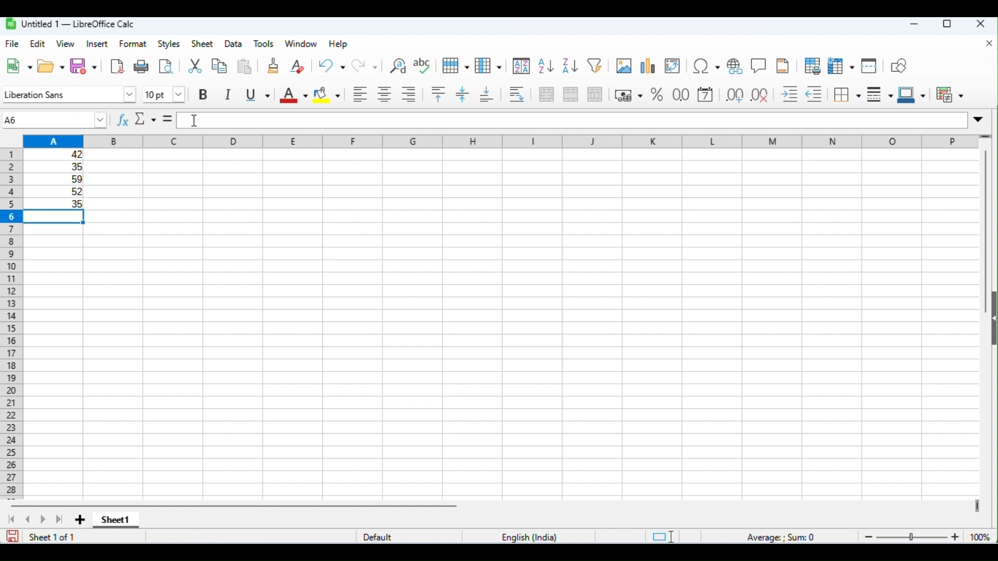 This screenshot has width=998, height=561. Describe the element at coordinates (359, 94) in the screenshot. I see `align left` at that location.